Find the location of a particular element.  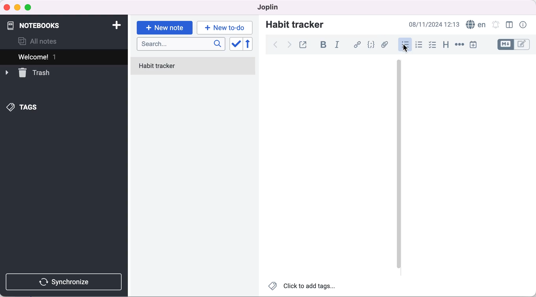

code is located at coordinates (372, 45).